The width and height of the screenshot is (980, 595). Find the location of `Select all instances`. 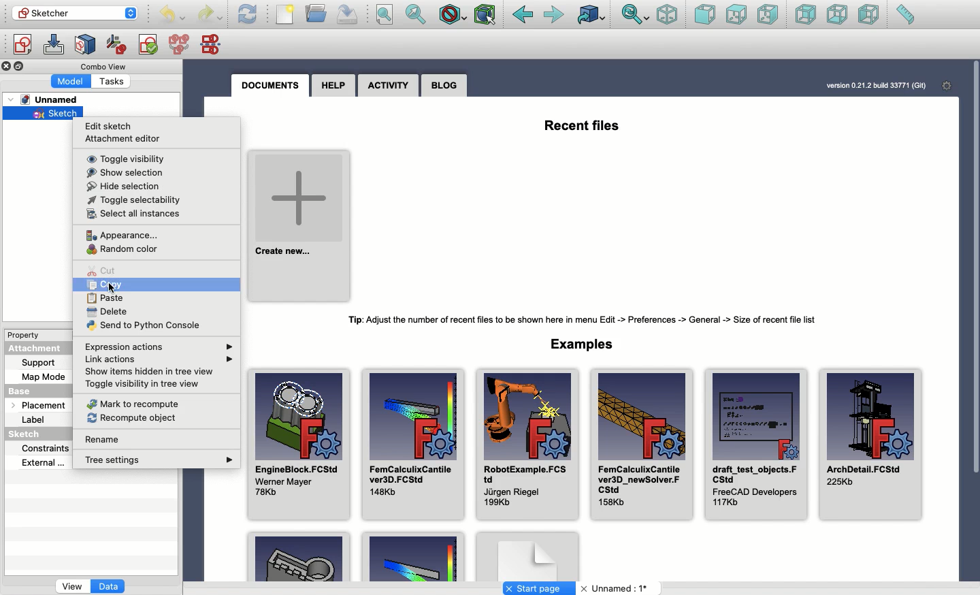

Select all instances is located at coordinates (137, 214).